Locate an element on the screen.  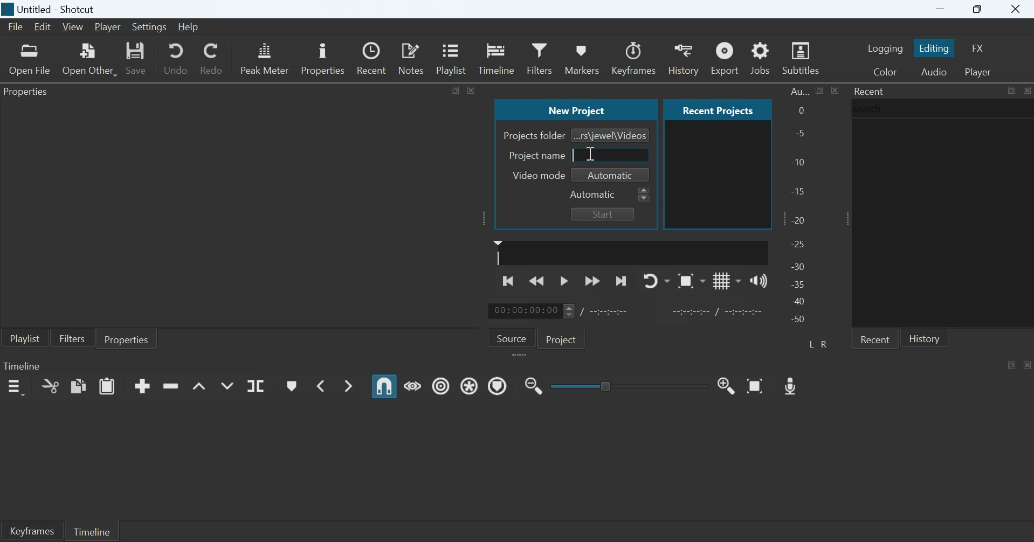
Toggle is located at coordinates (607, 385).